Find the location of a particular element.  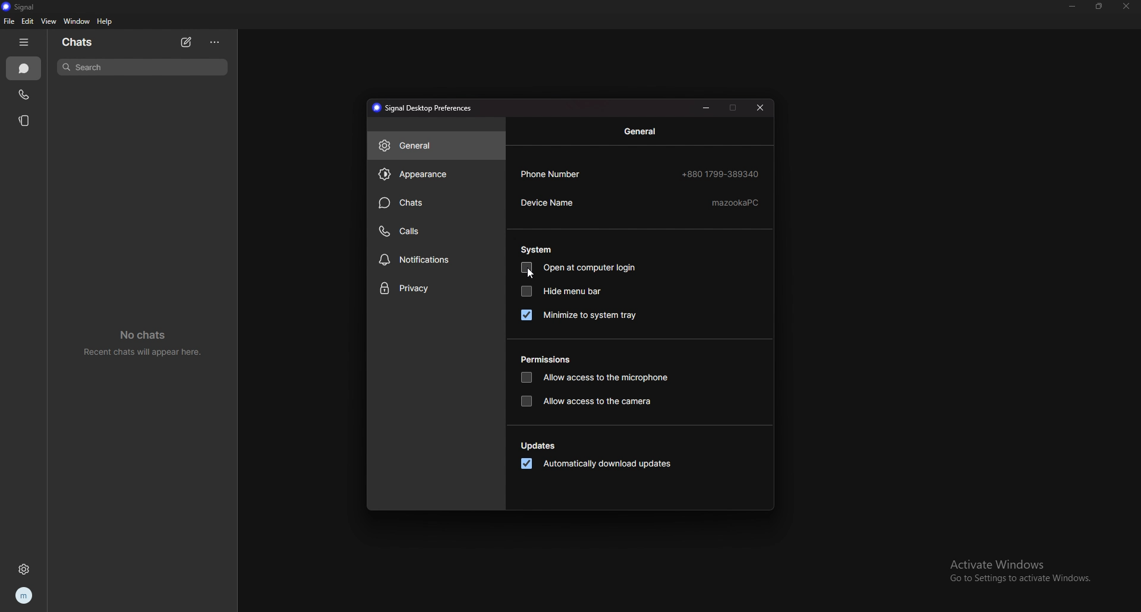

file is located at coordinates (10, 21).